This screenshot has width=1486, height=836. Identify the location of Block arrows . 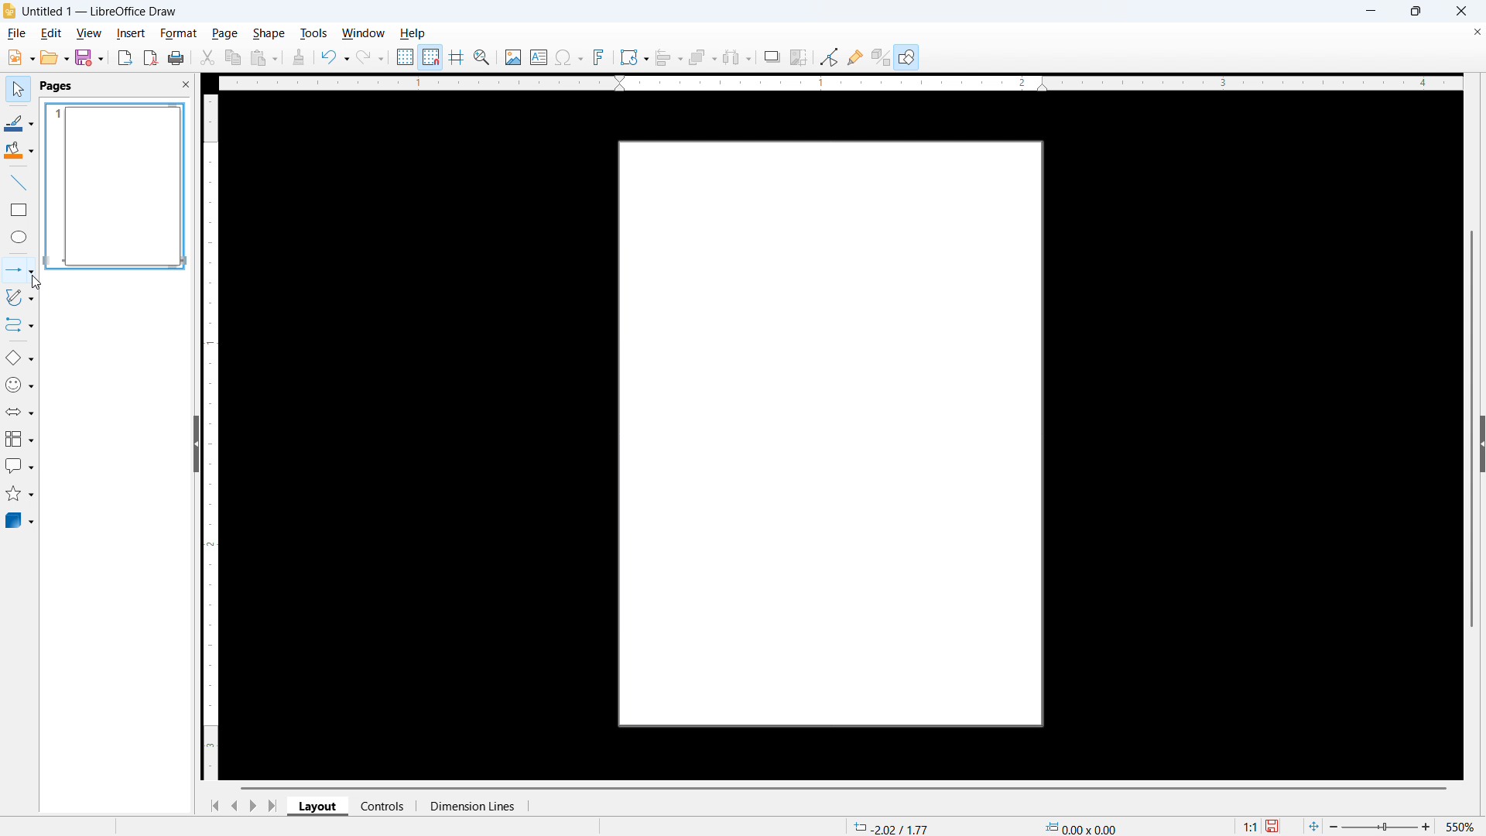
(20, 413).